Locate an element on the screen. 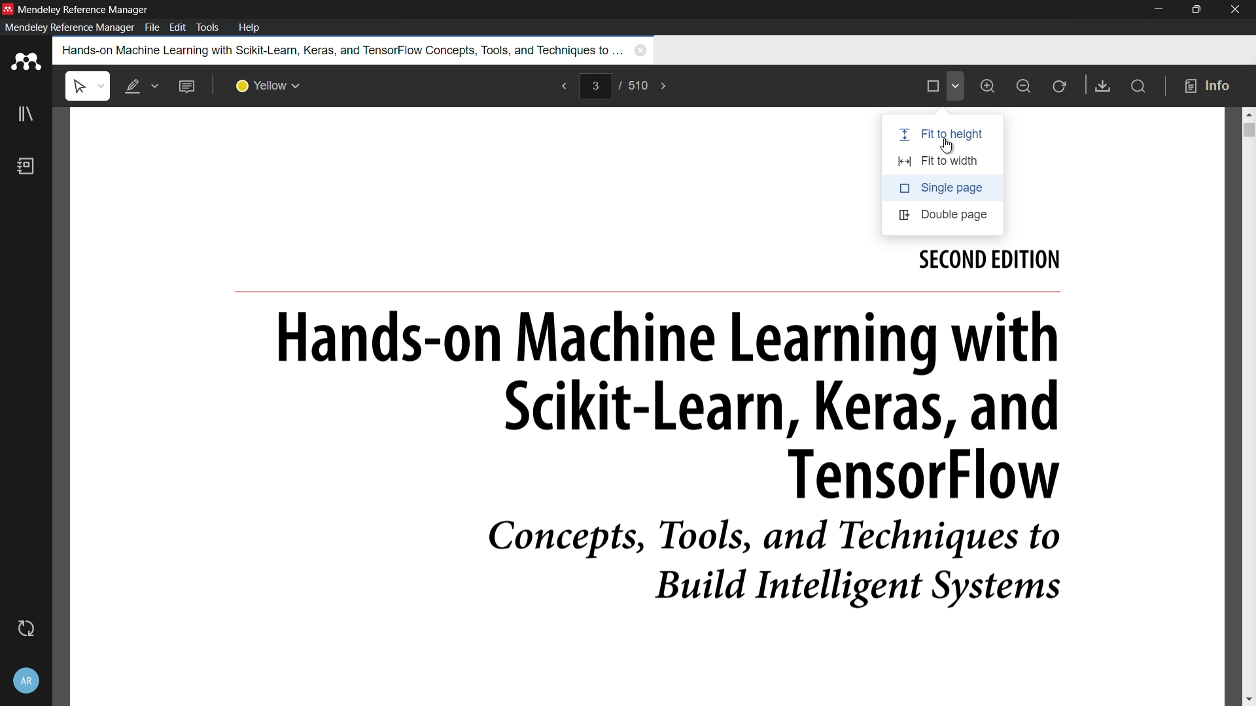 Image resolution: width=1256 pixels, height=706 pixels. app icon is located at coordinates (26, 63).